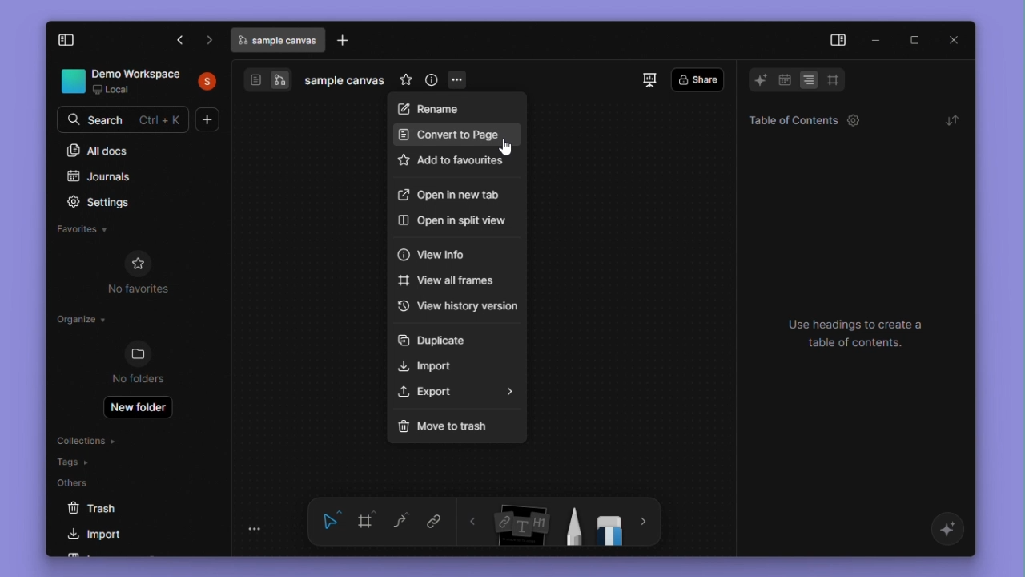 The image size is (1025, 577). What do you see at coordinates (474, 523) in the screenshot?
I see `back` at bounding box center [474, 523].